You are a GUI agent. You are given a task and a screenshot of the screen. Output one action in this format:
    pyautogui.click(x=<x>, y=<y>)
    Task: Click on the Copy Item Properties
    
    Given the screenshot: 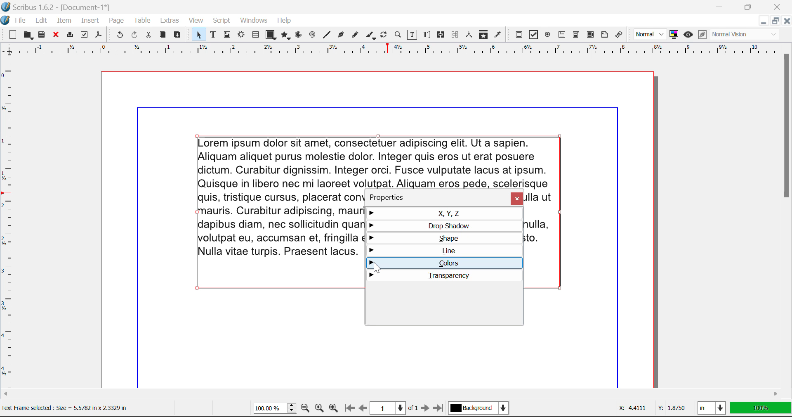 What is the action you would take?
    pyautogui.click(x=483, y=36)
    